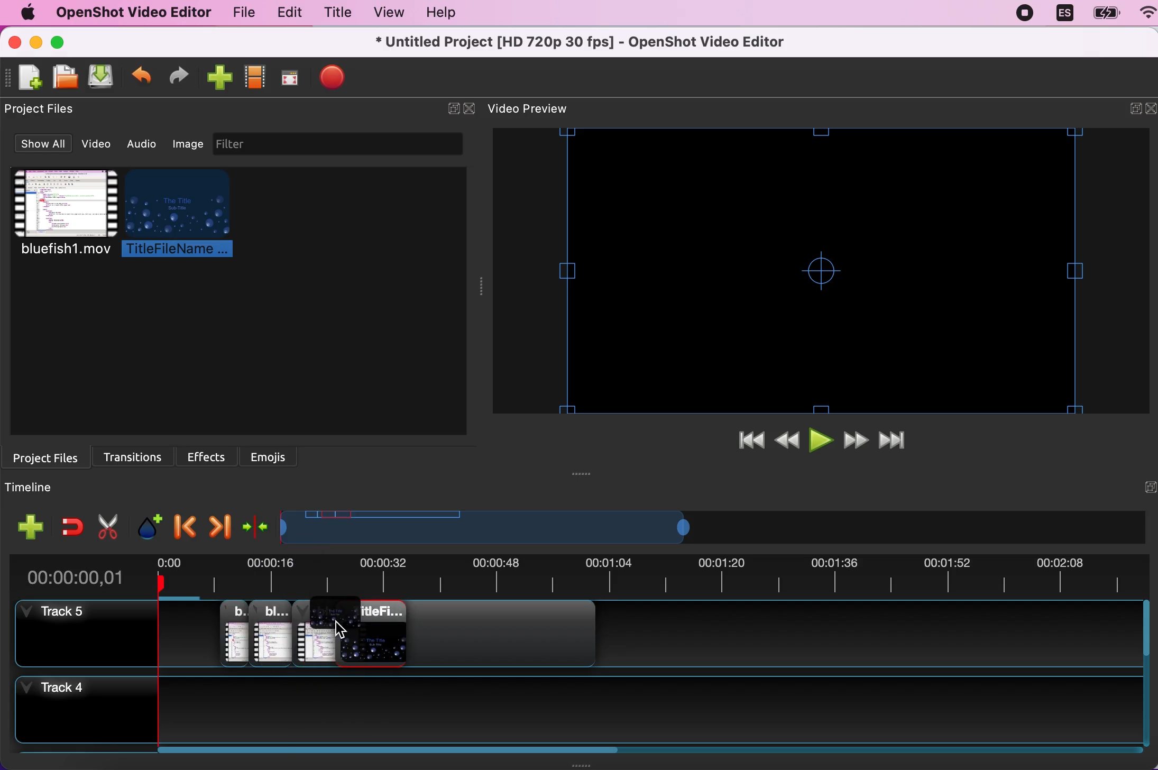 The width and height of the screenshot is (1158, 770). What do you see at coordinates (15, 42) in the screenshot?
I see `close` at bounding box center [15, 42].